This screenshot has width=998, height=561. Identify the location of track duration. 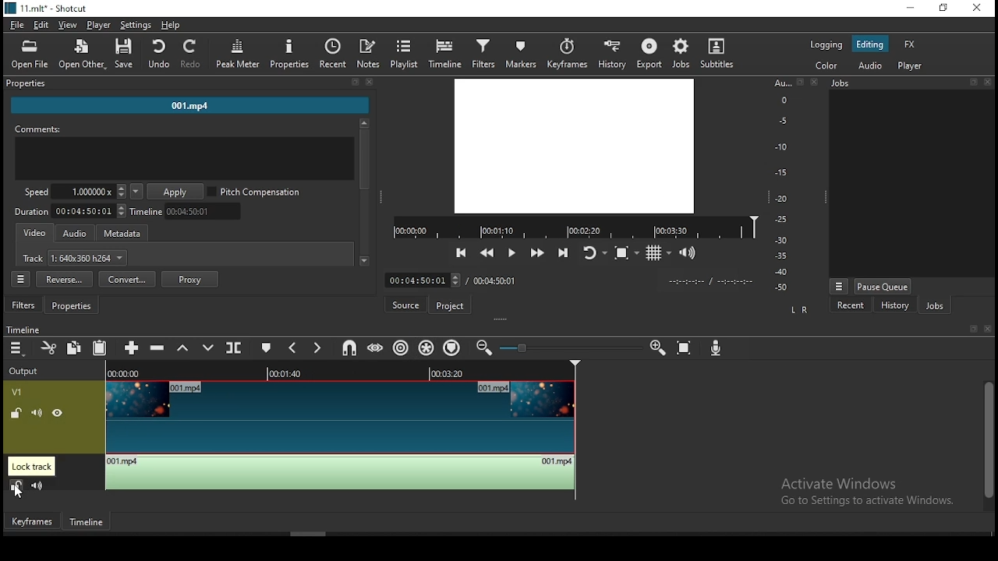
(71, 212).